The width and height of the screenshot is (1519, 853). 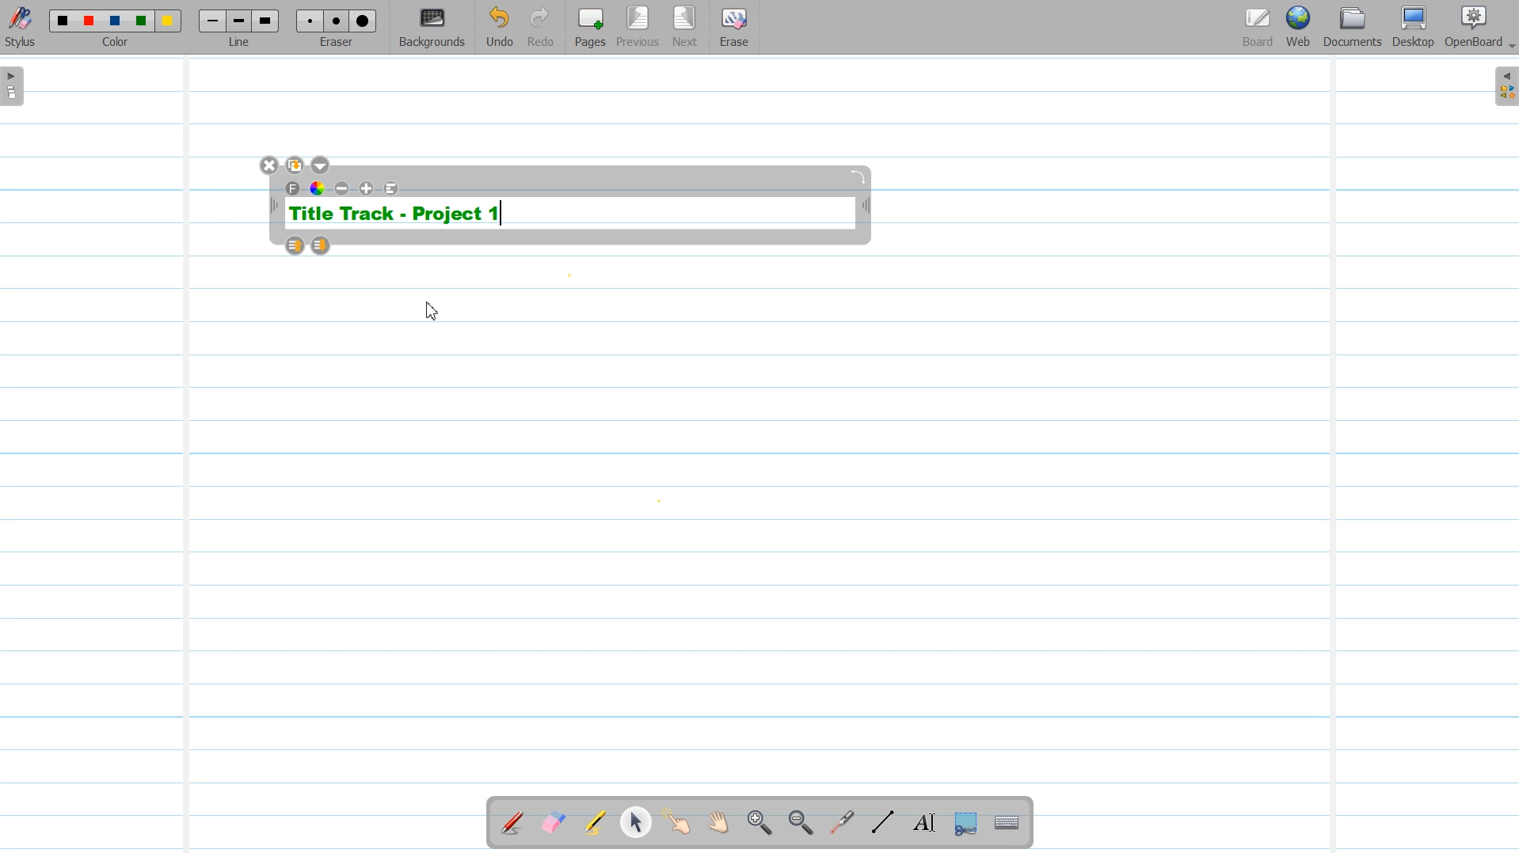 I want to click on Interact With Item, so click(x=677, y=824).